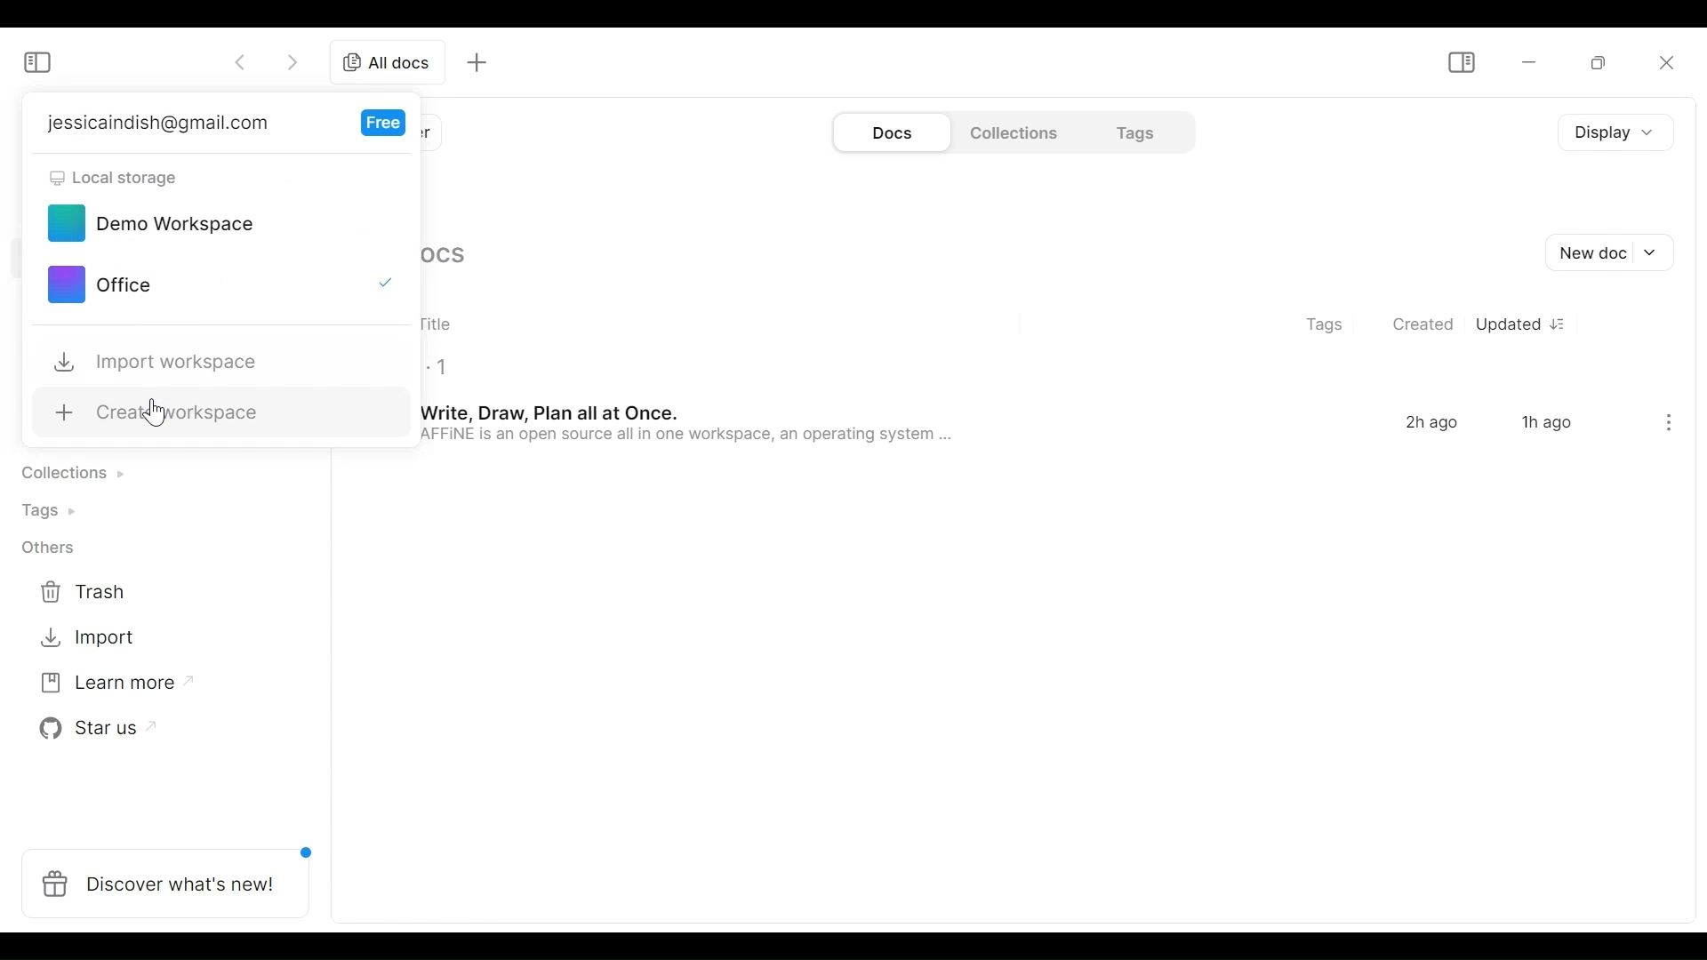 The image size is (1707, 960). What do you see at coordinates (45, 547) in the screenshot?
I see `Others` at bounding box center [45, 547].